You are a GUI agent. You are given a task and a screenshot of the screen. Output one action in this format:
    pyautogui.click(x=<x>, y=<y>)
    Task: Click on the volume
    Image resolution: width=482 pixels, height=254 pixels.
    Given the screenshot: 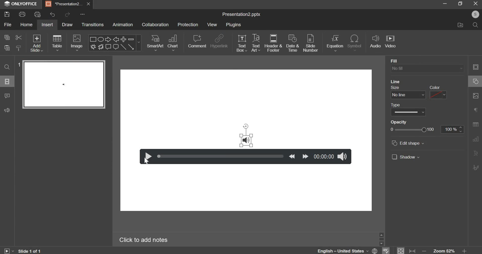 What is the action you would take?
    pyautogui.click(x=343, y=156)
    